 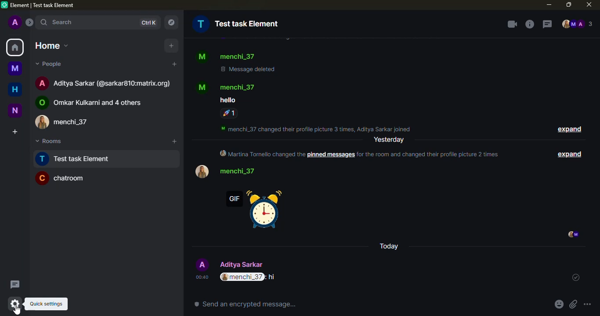 What do you see at coordinates (238, 57) in the screenshot?
I see `contact` at bounding box center [238, 57].